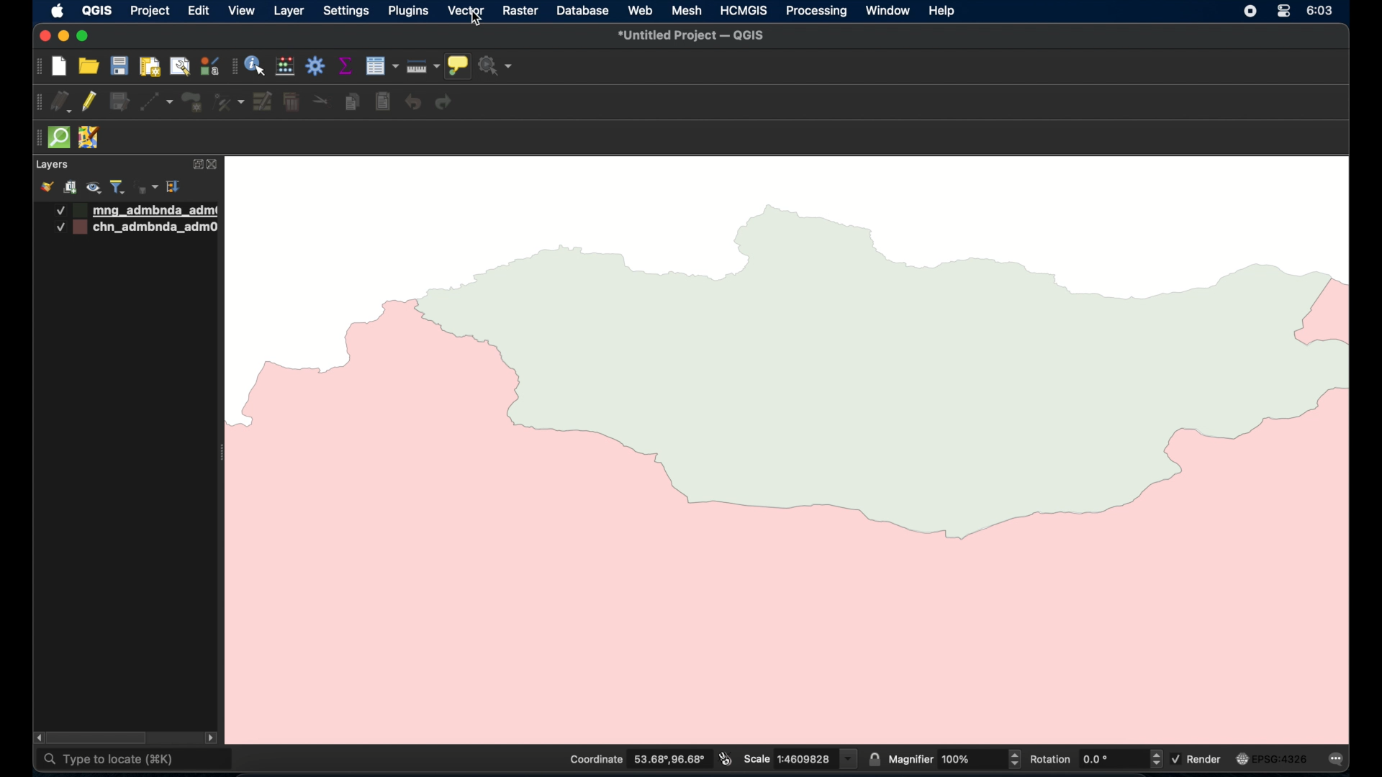  I want to click on toolbox, so click(316, 65).